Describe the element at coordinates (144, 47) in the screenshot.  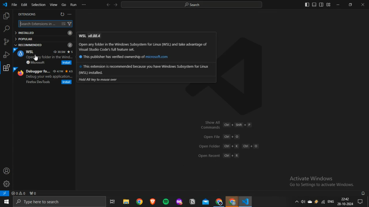
I see `Open any folder in the Windows Subsystem for Linux (WSL) and take advantage of
Visual Studio Code’s full feature set.` at that location.